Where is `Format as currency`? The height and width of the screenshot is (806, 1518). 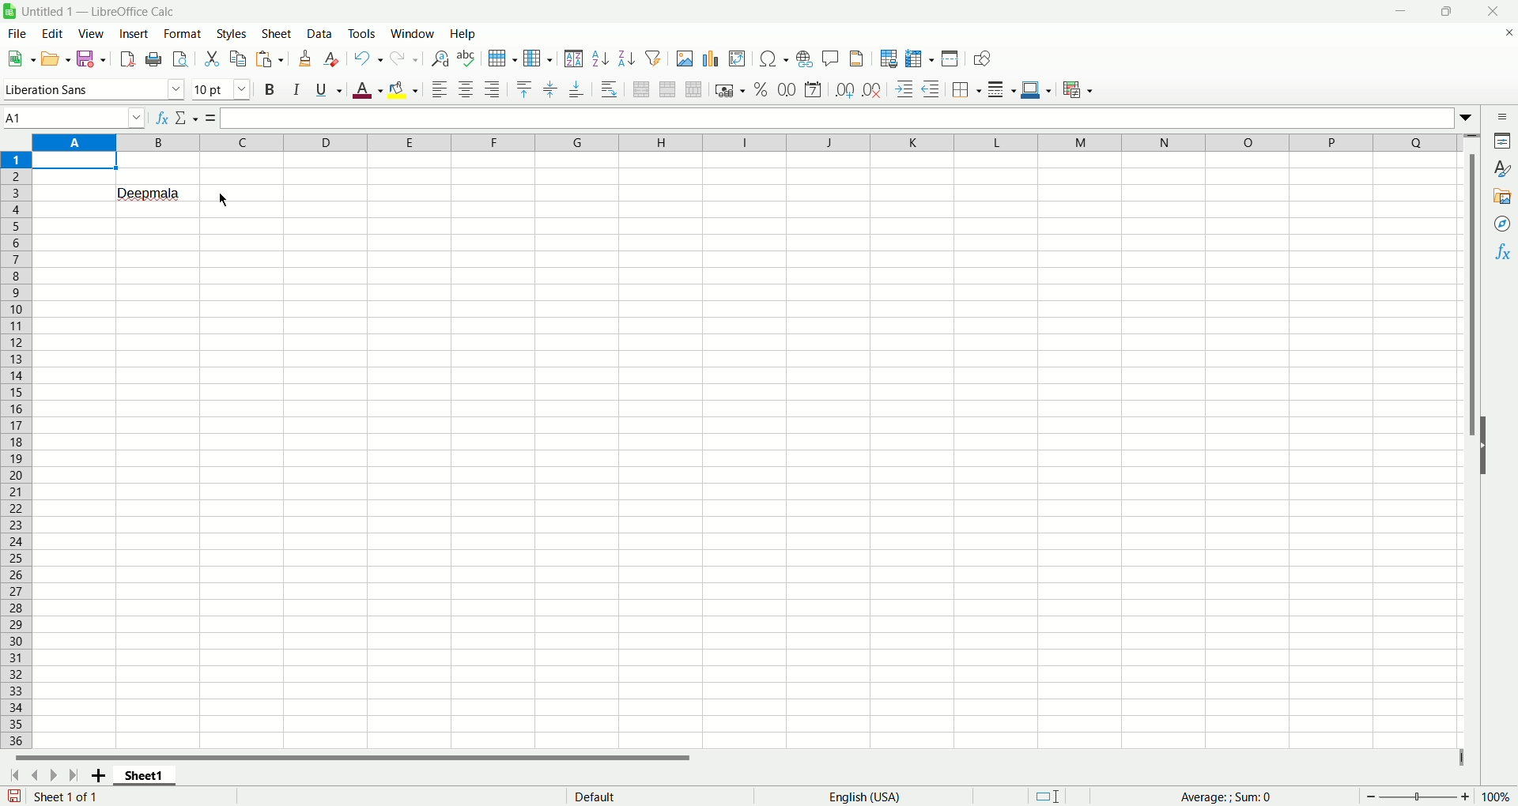 Format as currency is located at coordinates (730, 89).